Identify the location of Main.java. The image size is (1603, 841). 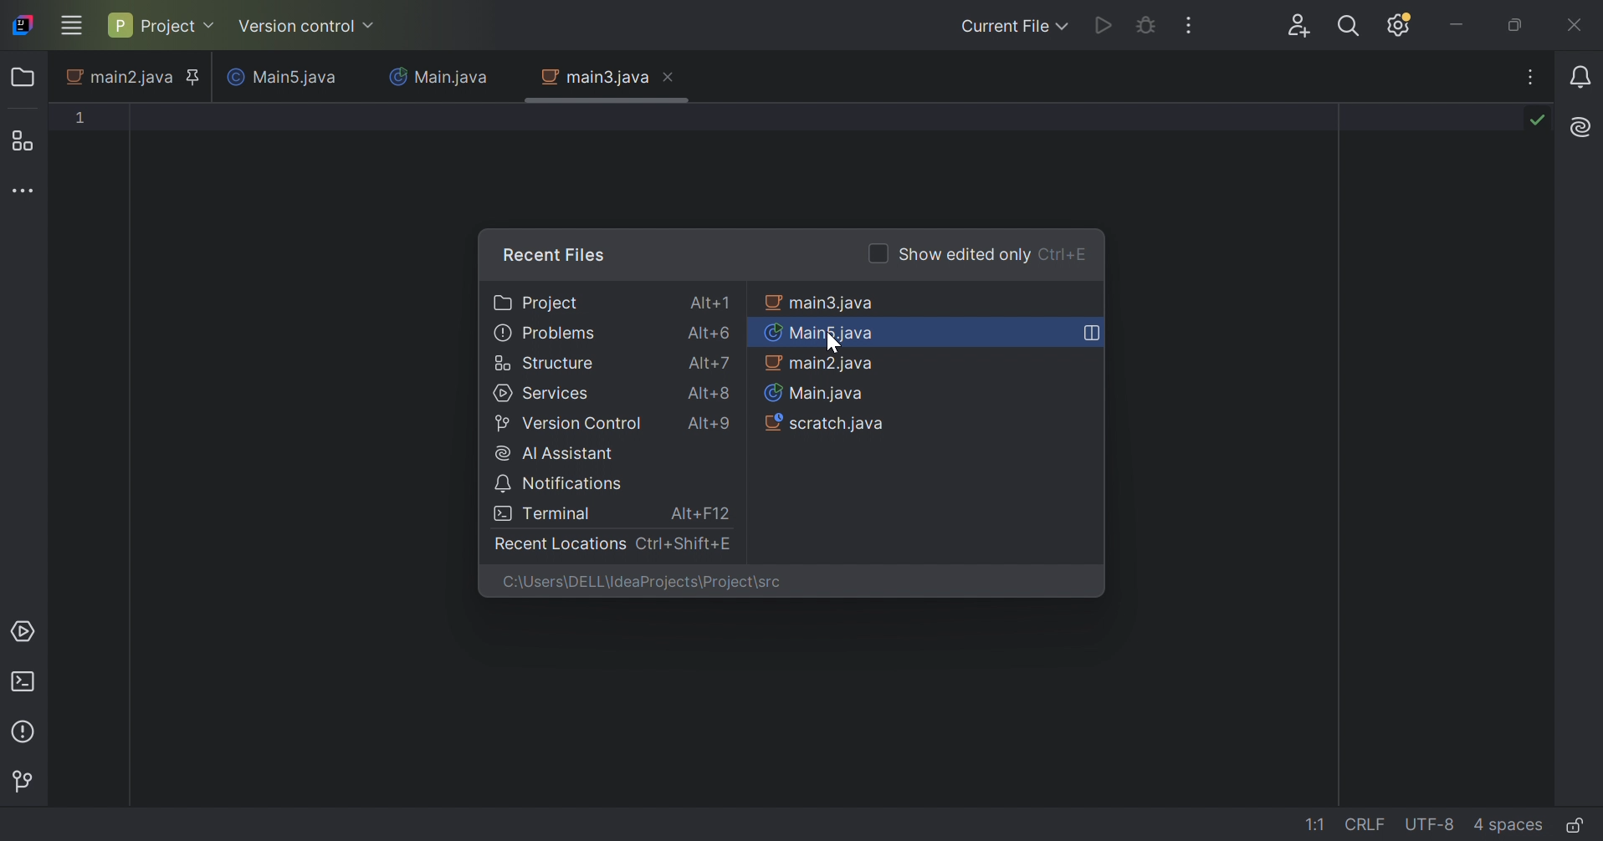
(442, 78).